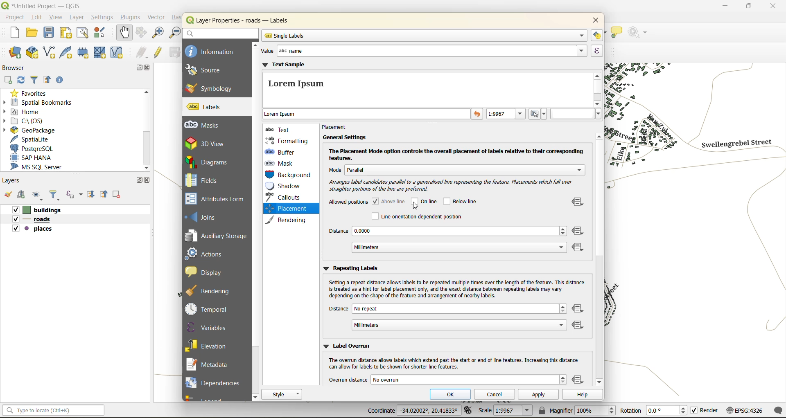 This screenshot has height=418, width=786. What do you see at coordinates (99, 53) in the screenshot?
I see `new mesh layer` at bounding box center [99, 53].